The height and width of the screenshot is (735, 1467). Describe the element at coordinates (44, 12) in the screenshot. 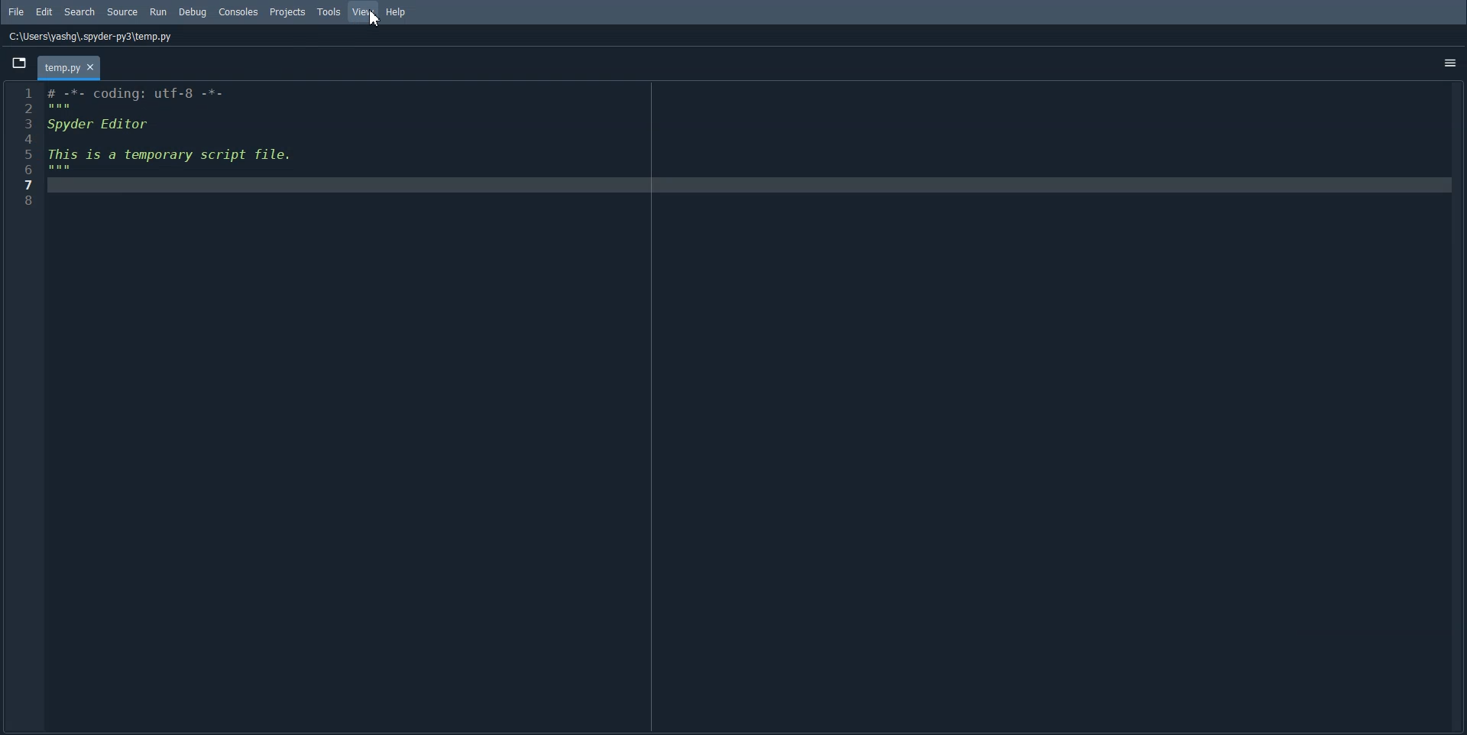

I see `Edit` at that location.